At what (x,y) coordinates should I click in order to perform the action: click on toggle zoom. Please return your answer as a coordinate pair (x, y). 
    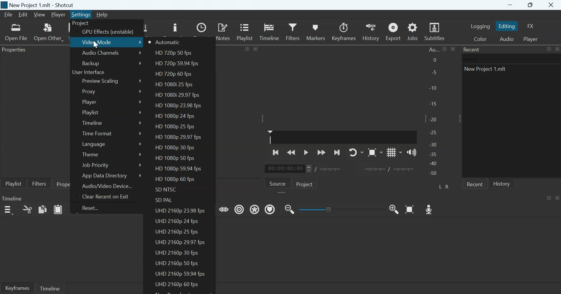
    Looking at the image, I should click on (375, 152).